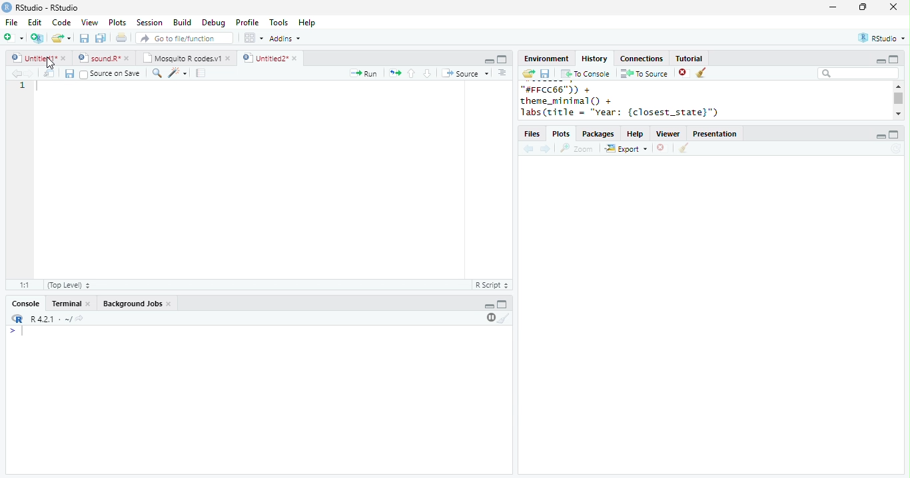  What do you see at coordinates (598, 134) in the screenshot?
I see `Packages` at bounding box center [598, 134].